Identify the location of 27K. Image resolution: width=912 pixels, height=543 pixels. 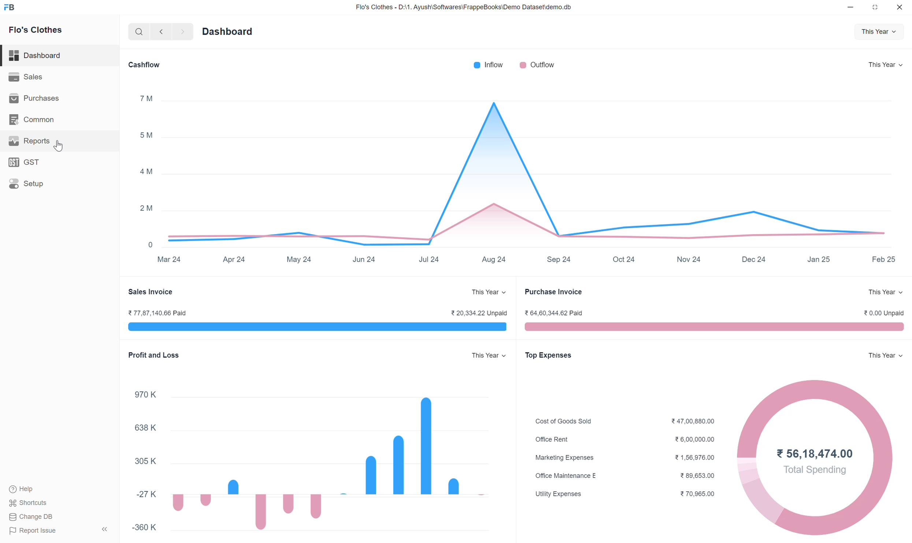
(145, 491).